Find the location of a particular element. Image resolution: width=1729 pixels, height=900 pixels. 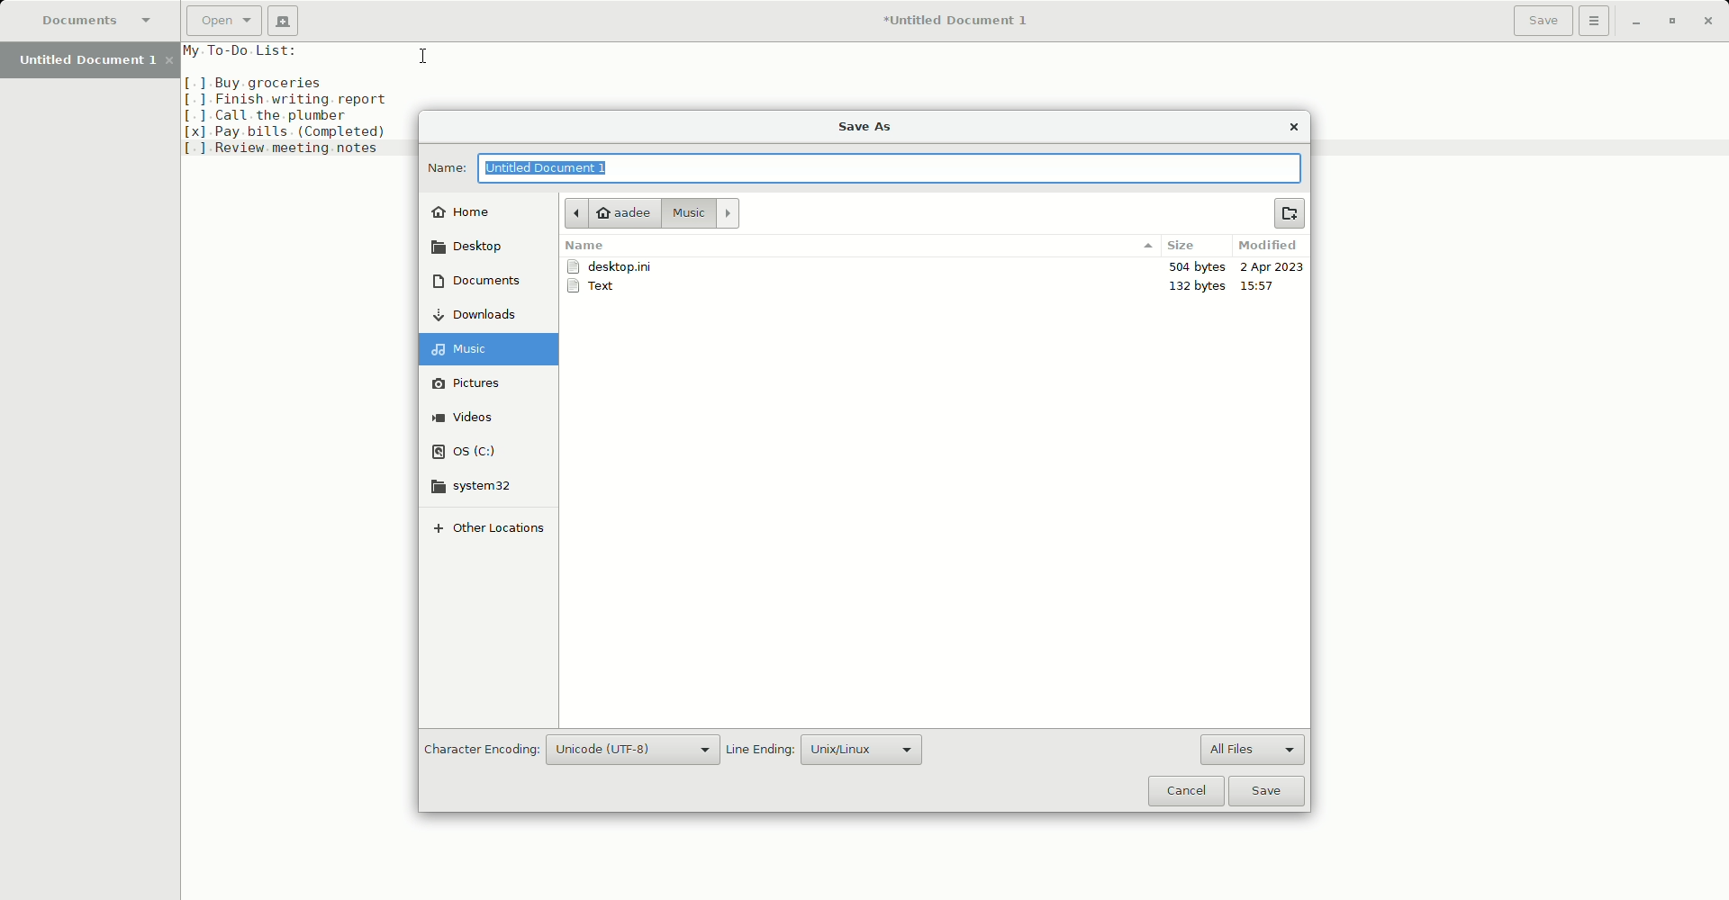

Pictures is located at coordinates (479, 382).